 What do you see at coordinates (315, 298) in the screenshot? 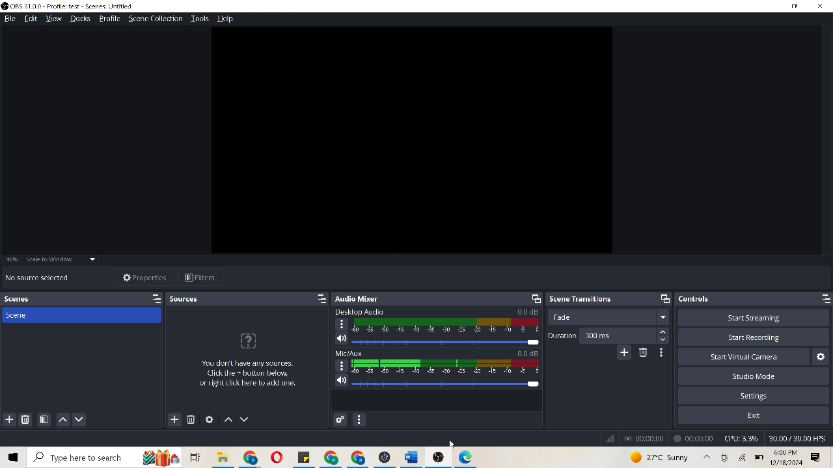
I see `maximize` at bounding box center [315, 298].